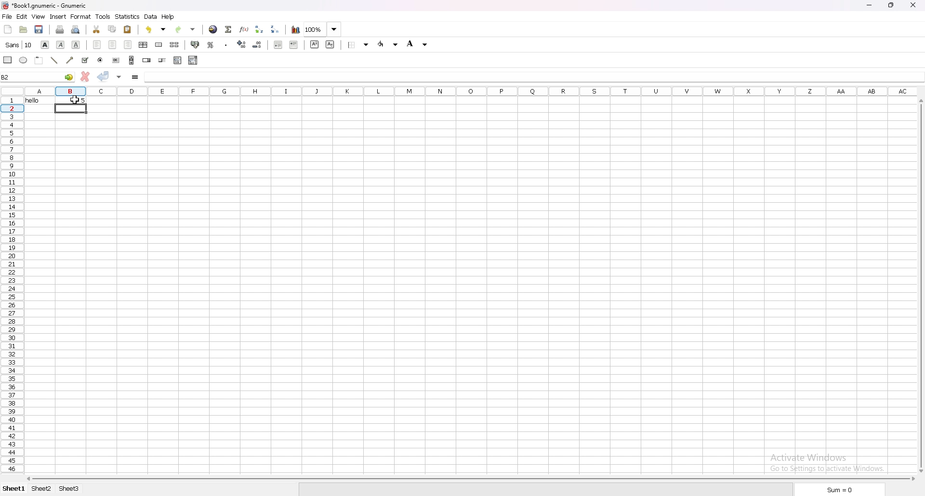 The height and width of the screenshot is (496, 925). What do you see at coordinates (68, 489) in the screenshot?
I see `tab` at bounding box center [68, 489].